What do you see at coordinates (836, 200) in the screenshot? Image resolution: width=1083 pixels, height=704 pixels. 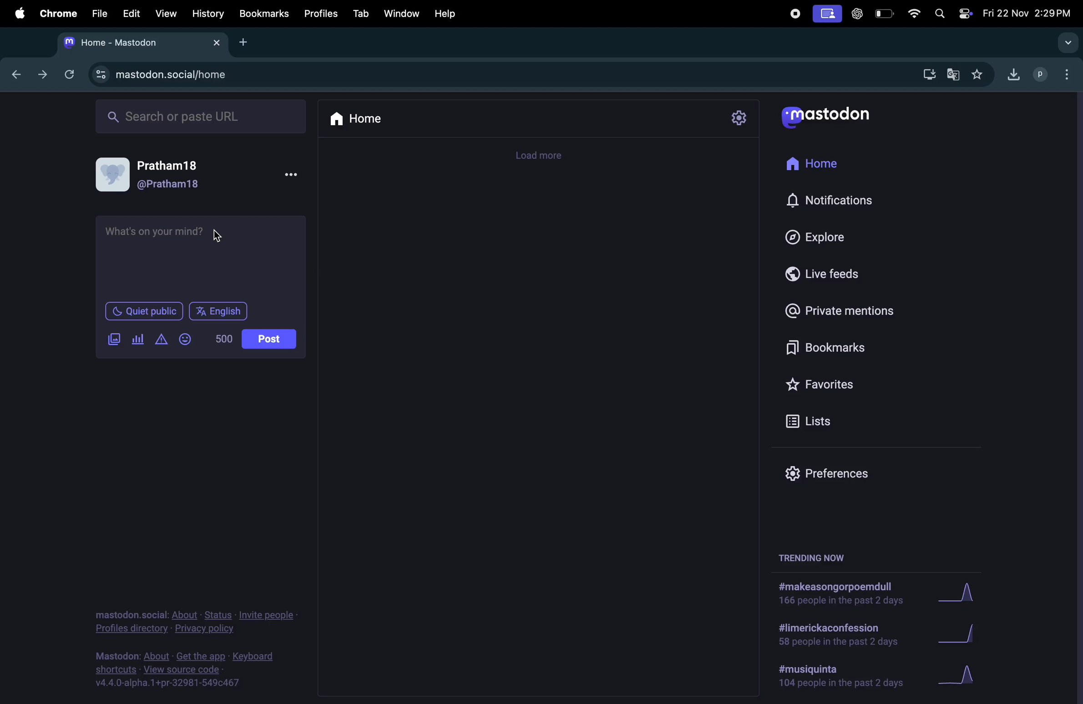 I see `notifications` at bounding box center [836, 200].